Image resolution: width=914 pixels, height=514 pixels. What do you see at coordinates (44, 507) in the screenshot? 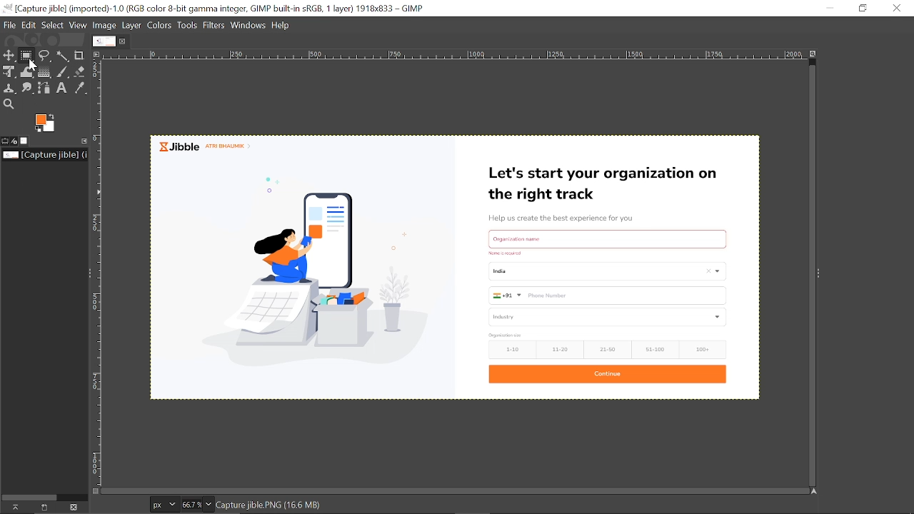
I see `Create a new display for this image` at bounding box center [44, 507].